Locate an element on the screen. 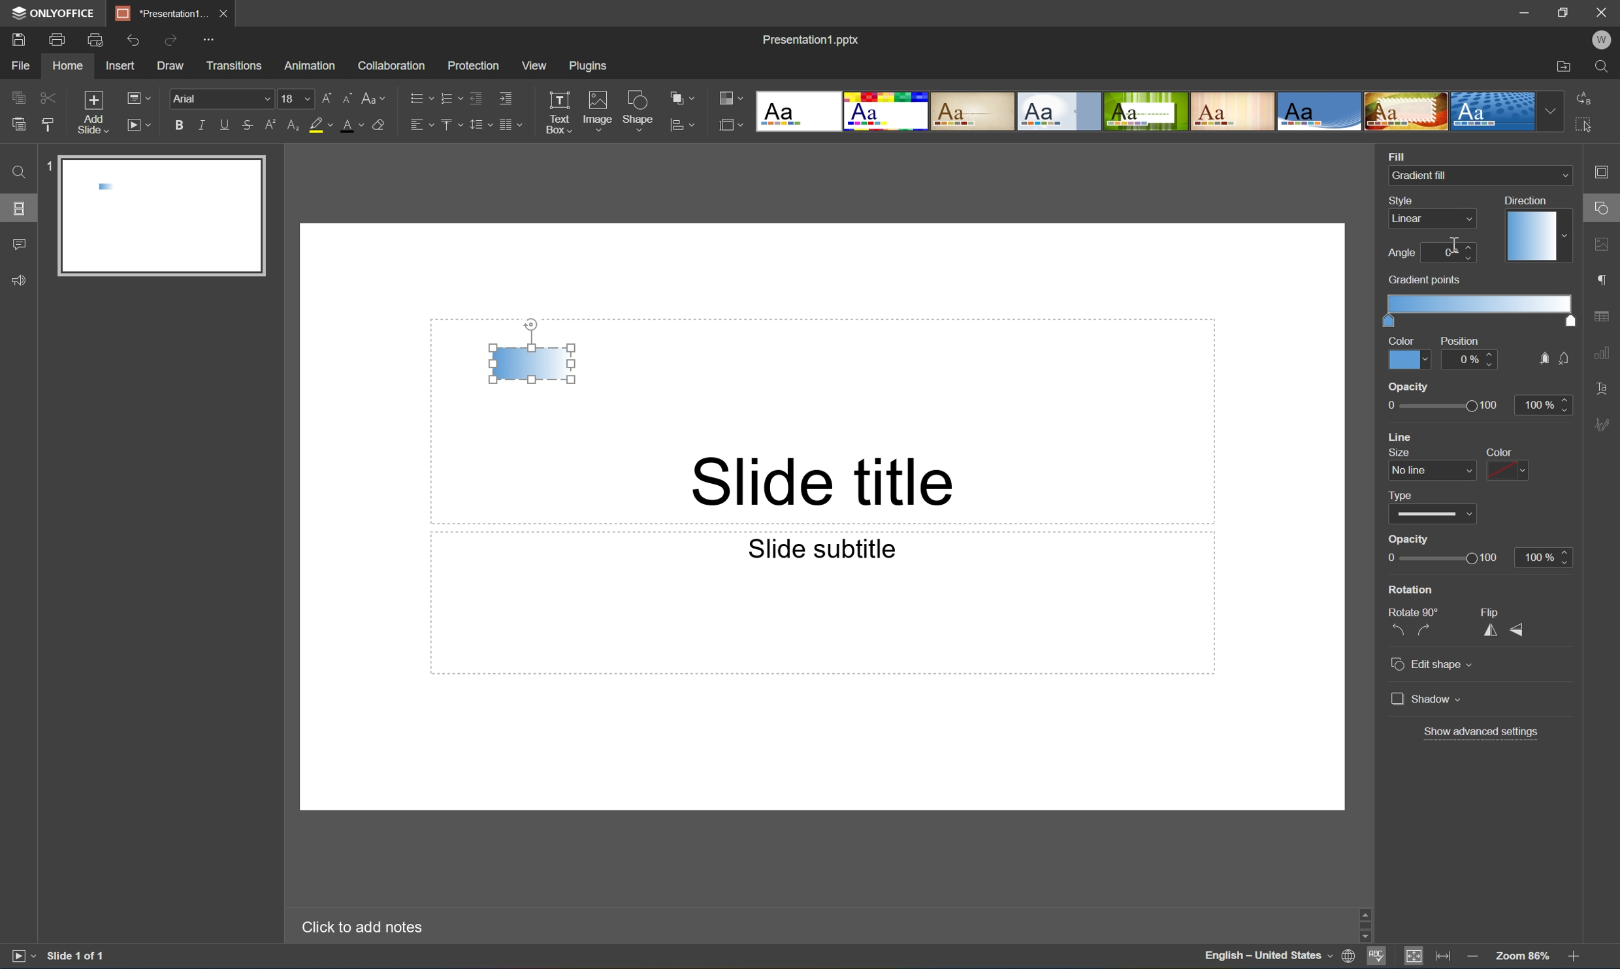 The width and height of the screenshot is (1620, 969). Protection is located at coordinates (472, 65).